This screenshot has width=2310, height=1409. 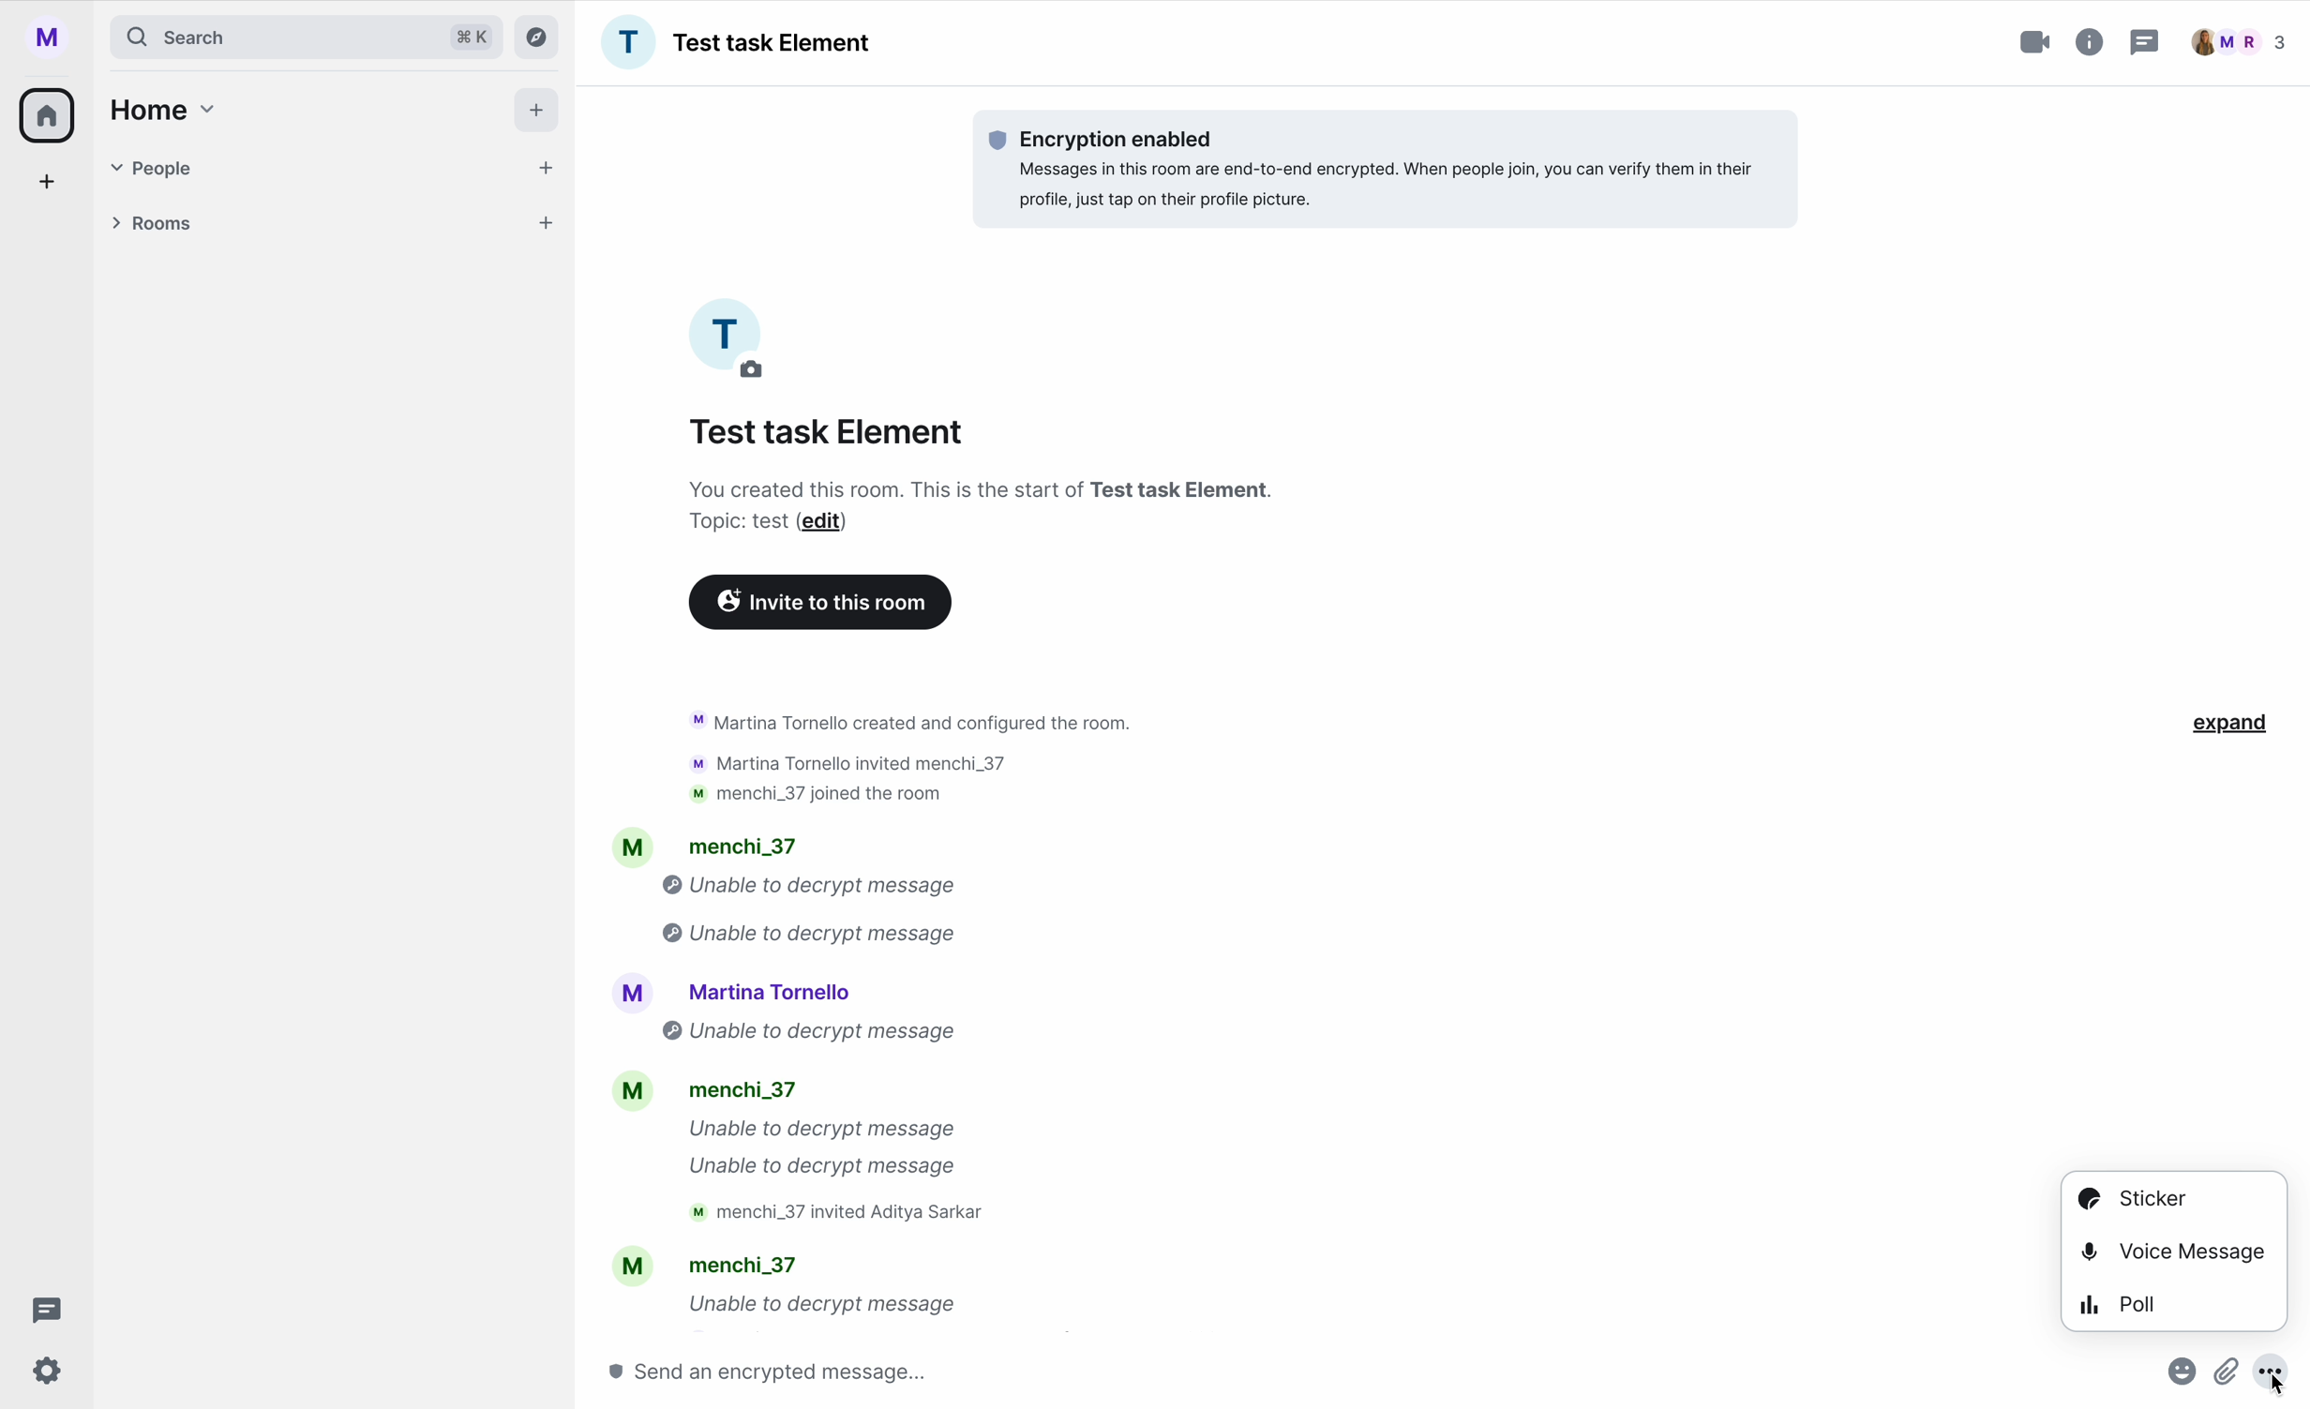 What do you see at coordinates (49, 187) in the screenshot?
I see `add` at bounding box center [49, 187].